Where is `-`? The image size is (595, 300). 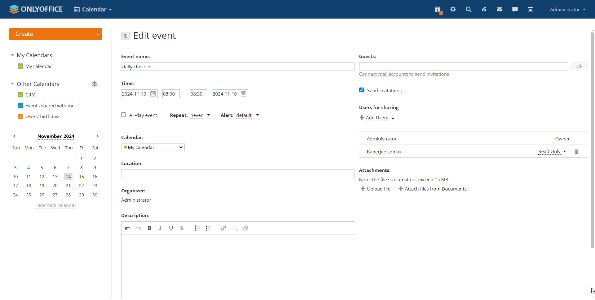 - is located at coordinates (184, 93).